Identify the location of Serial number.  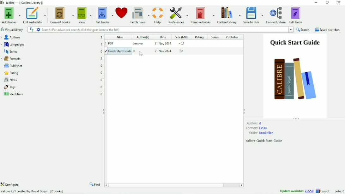
(105, 46).